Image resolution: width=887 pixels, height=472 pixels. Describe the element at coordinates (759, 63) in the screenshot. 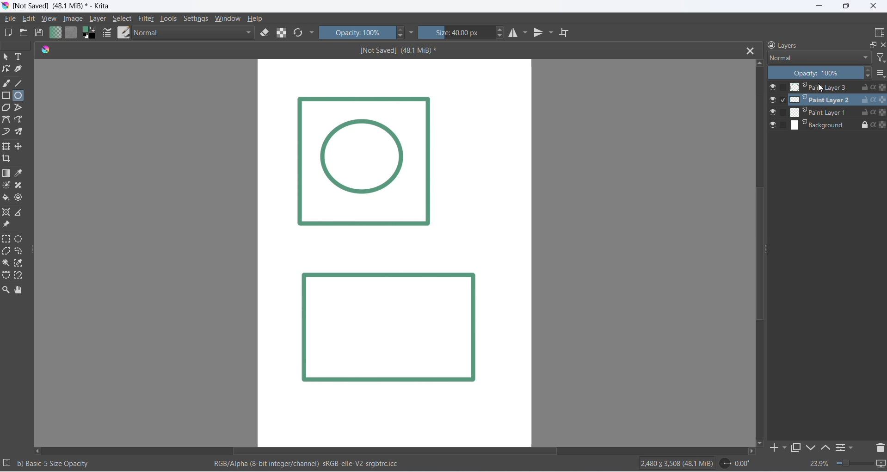

I see `move up button` at that location.